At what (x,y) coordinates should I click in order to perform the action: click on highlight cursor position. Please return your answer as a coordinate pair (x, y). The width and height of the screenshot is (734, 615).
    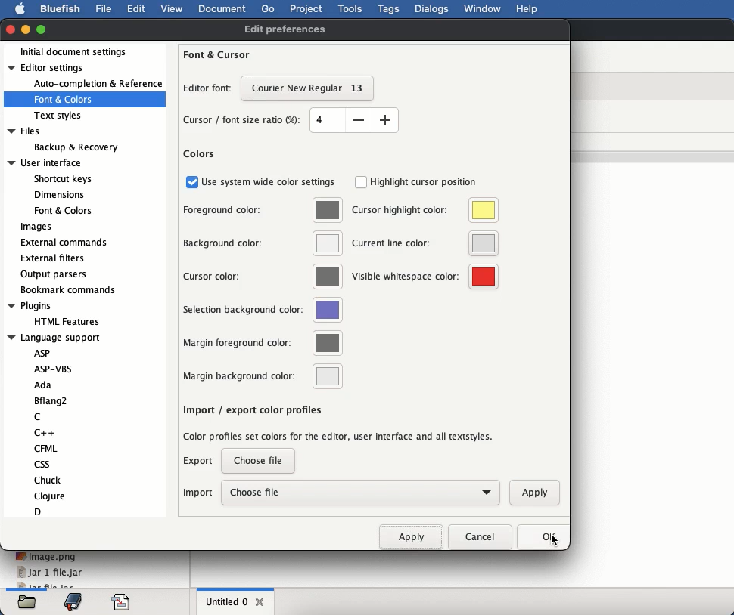
    Looking at the image, I should click on (416, 182).